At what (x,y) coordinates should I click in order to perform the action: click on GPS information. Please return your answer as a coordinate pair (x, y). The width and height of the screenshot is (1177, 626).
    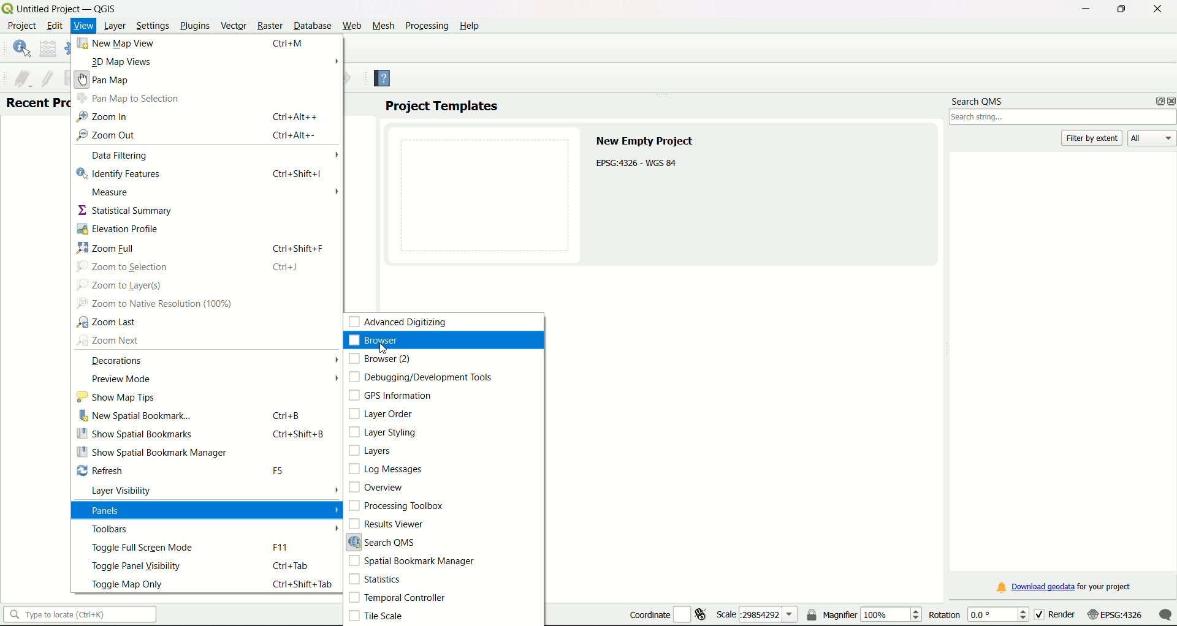
    Looking at the image, I should click on (389, 394).